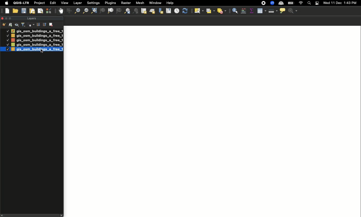  What do you see at coordinates (160, 11) in the screenshot?
I see `New spatial bookmark` at bounding box center [160, 11].